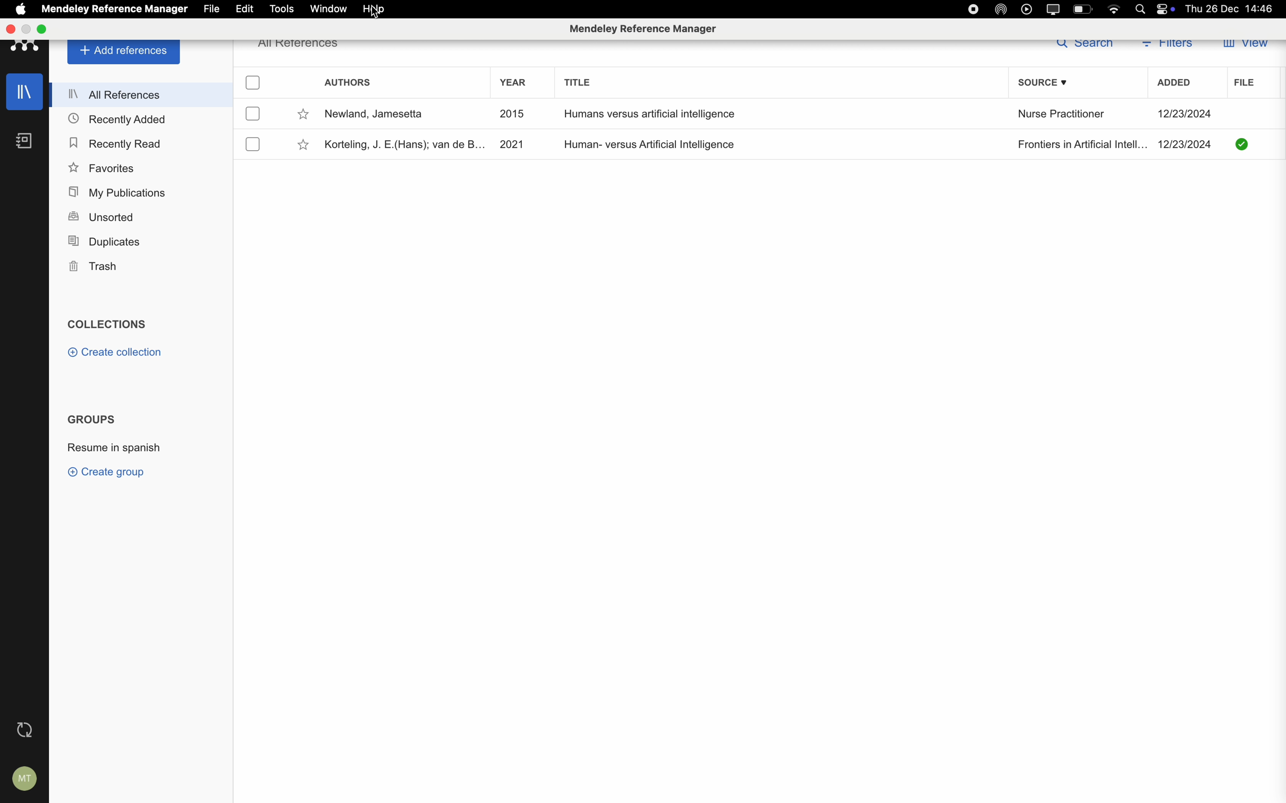 The height and width of the screenshot is (803, 1286). What do you see at coordinates (345, 82) in the screenshot?
I see `authors` at bounding box center [345, 82].